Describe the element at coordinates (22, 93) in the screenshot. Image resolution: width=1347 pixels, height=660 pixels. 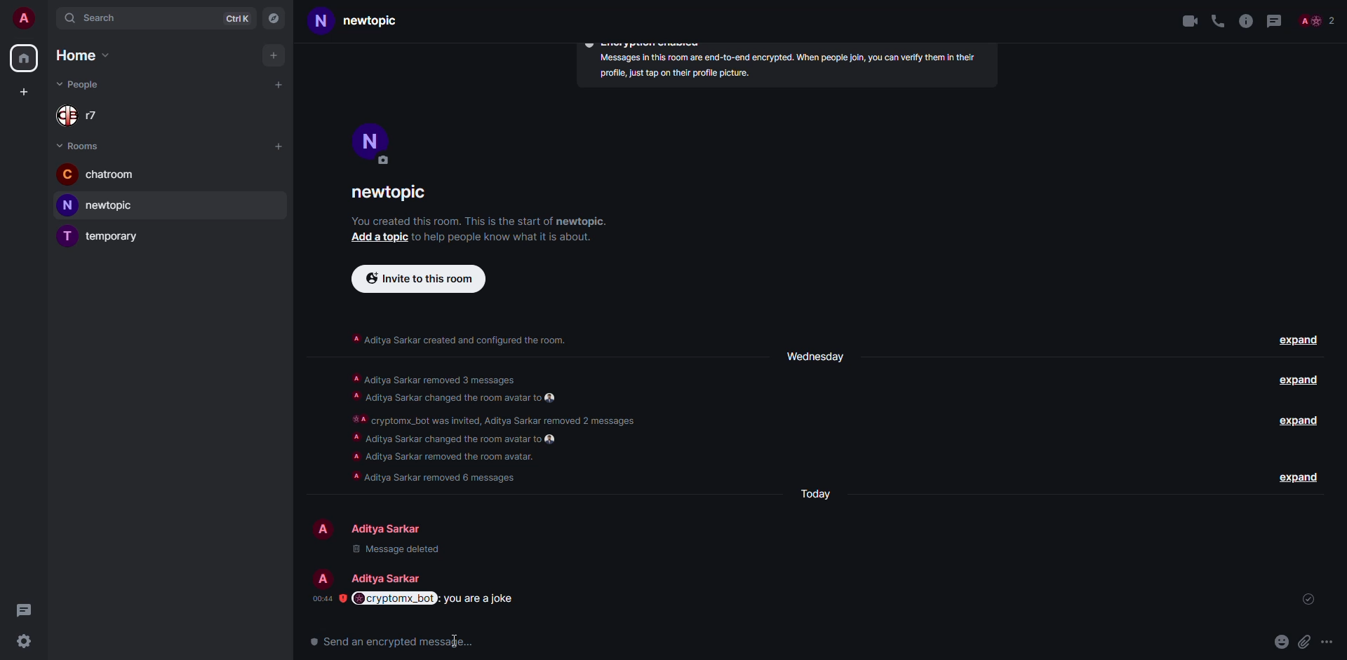
I see `add` at that location.